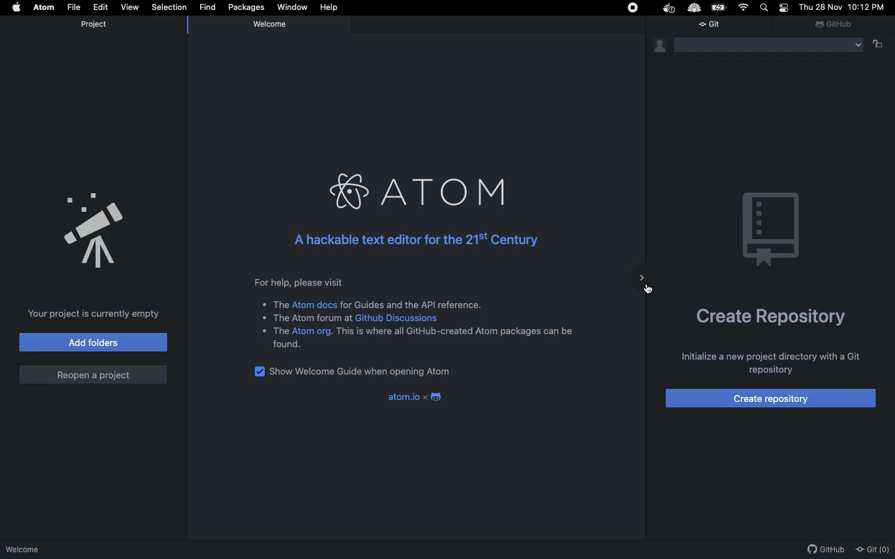 The height and width of the screenshot is (559, 895). I want to click on Extension, so click(696, 8).